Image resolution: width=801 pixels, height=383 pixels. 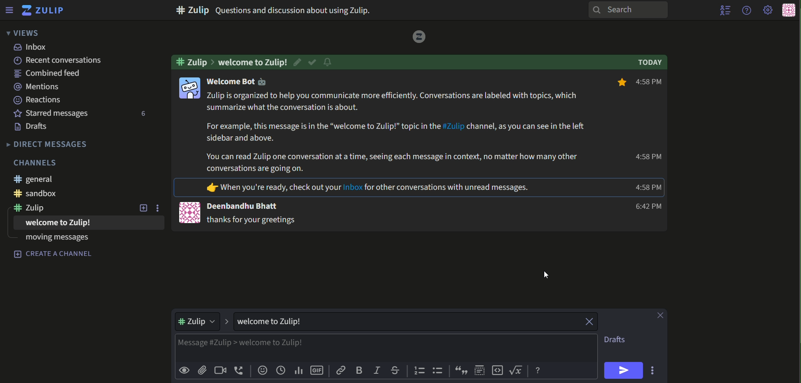 I want to click on text, so click(x=52, y=113).